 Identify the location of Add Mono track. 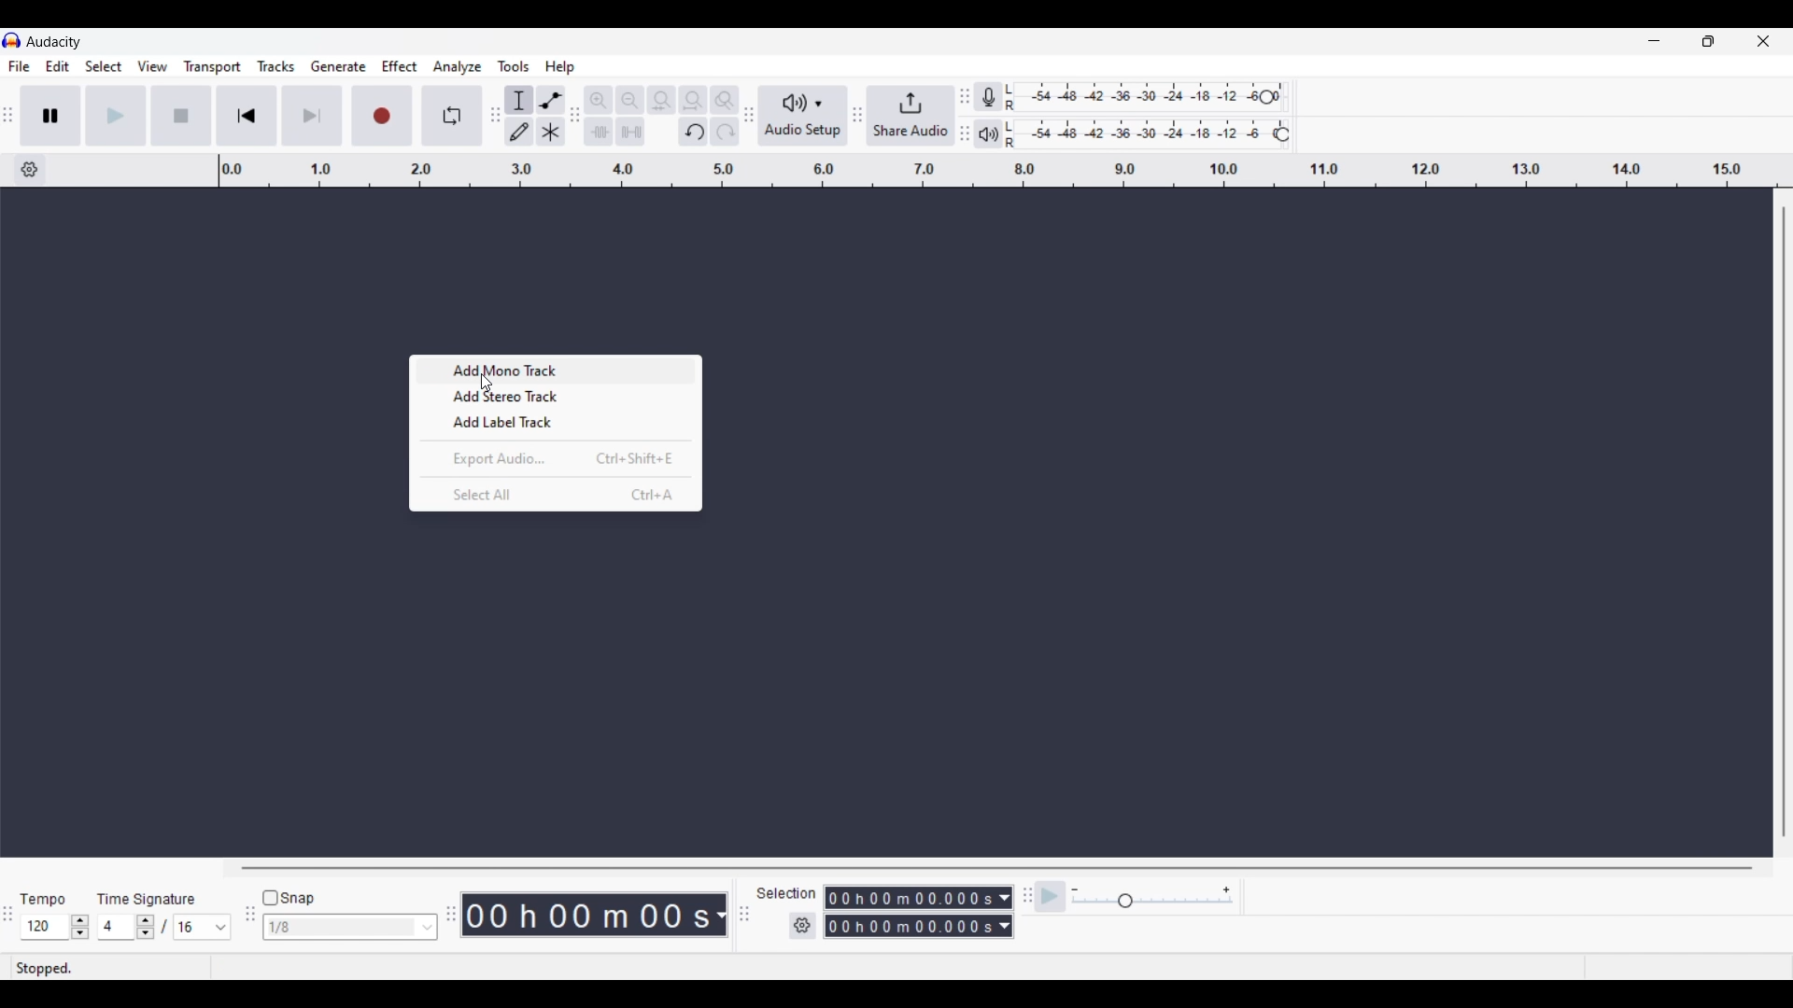
(549, 373).